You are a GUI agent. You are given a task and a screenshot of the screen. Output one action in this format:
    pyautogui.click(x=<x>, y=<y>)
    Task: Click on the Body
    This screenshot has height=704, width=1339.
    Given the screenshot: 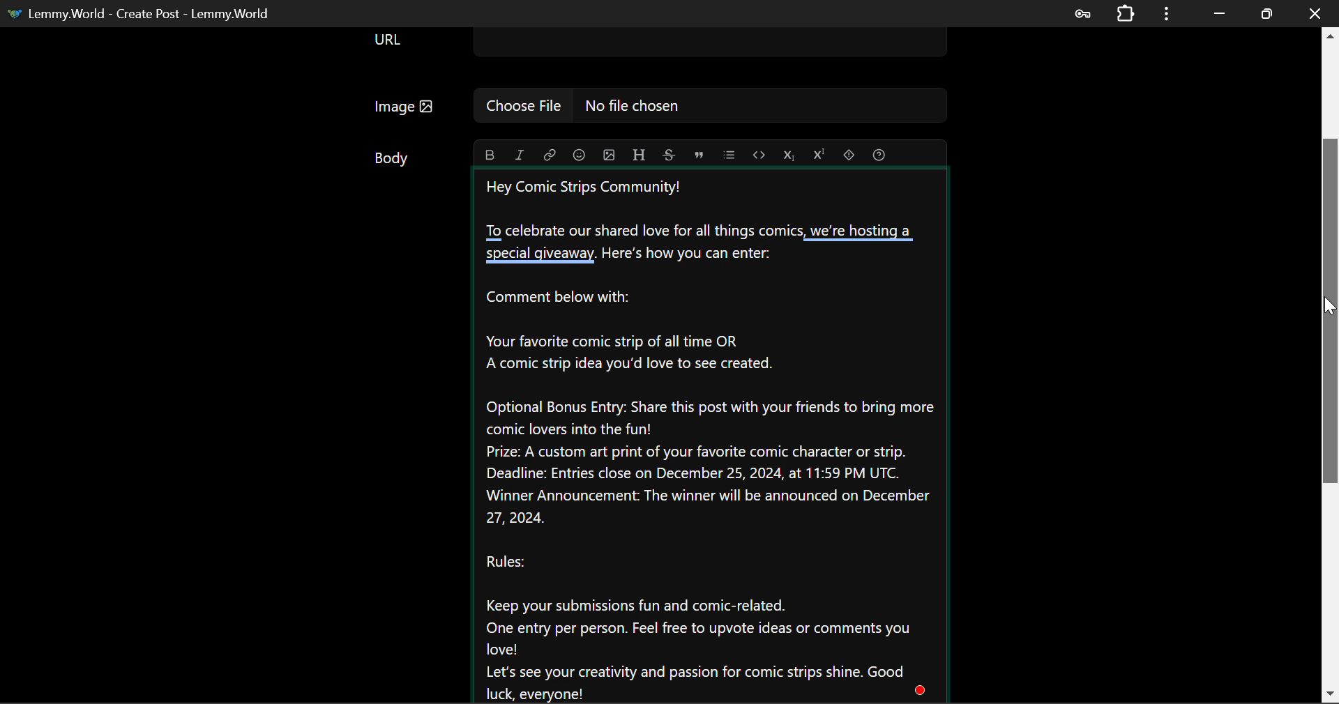 What is the action you would take?
    pyautogui.click(x=397, y=160)
    